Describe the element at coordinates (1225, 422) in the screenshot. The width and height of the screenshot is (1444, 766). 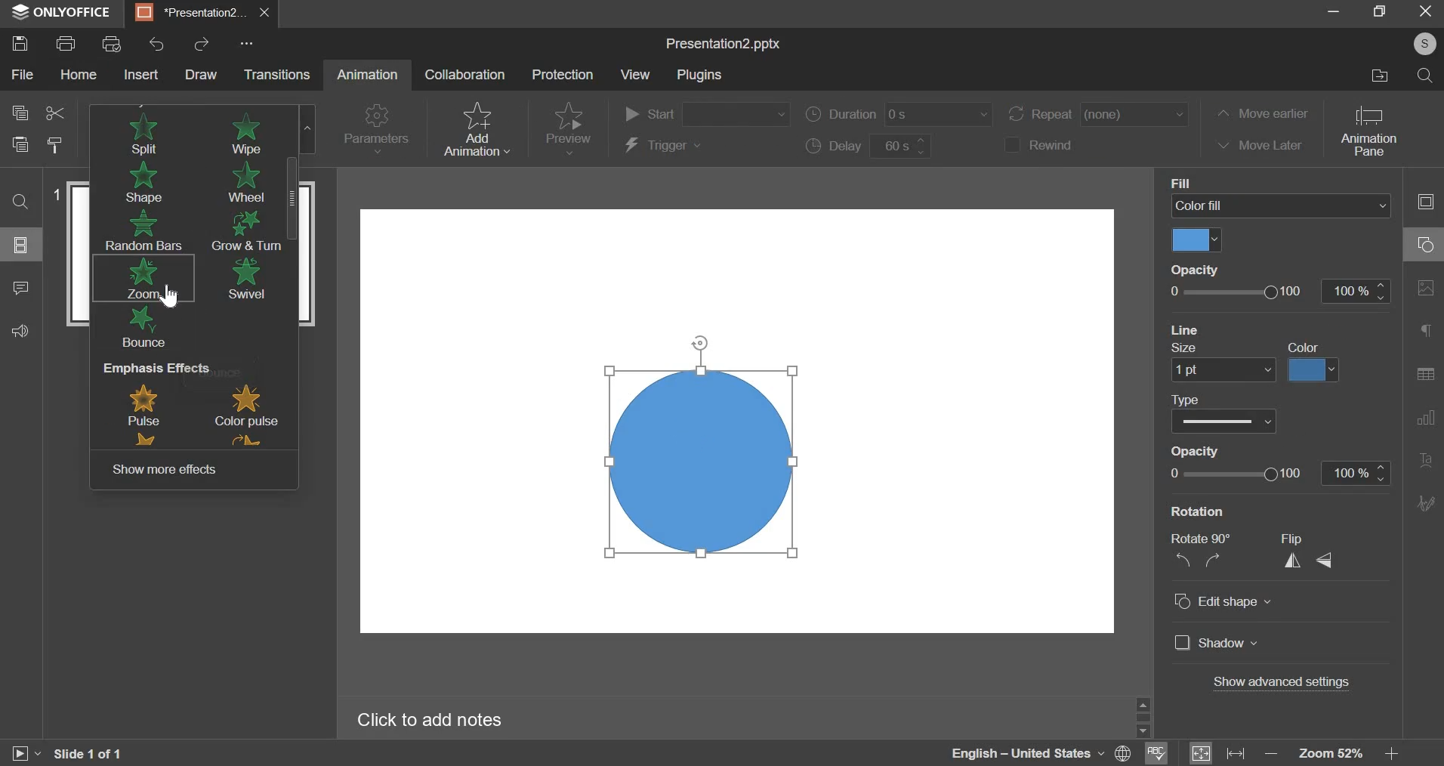
I see `line type` at that location.